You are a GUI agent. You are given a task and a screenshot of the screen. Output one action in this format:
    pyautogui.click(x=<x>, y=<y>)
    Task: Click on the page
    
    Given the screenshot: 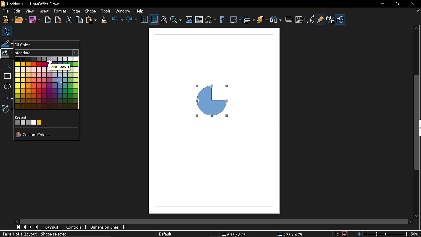 What is the action you would take?
    pyautogui.click(x=76, y=12)
    